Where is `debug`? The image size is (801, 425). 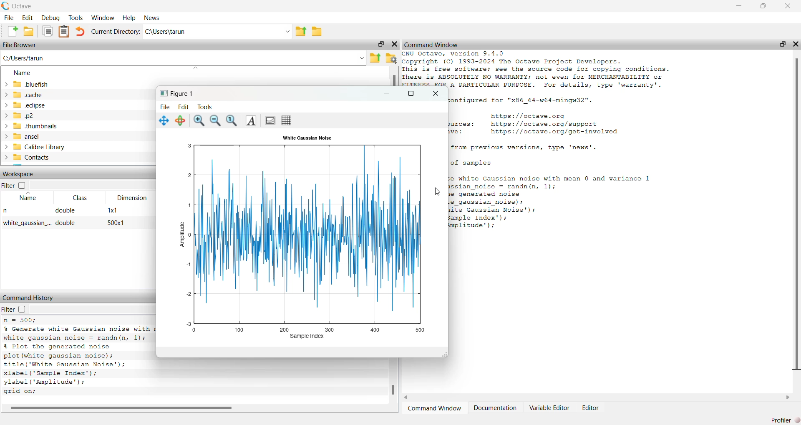
debug is located at coordinates (51, 18).